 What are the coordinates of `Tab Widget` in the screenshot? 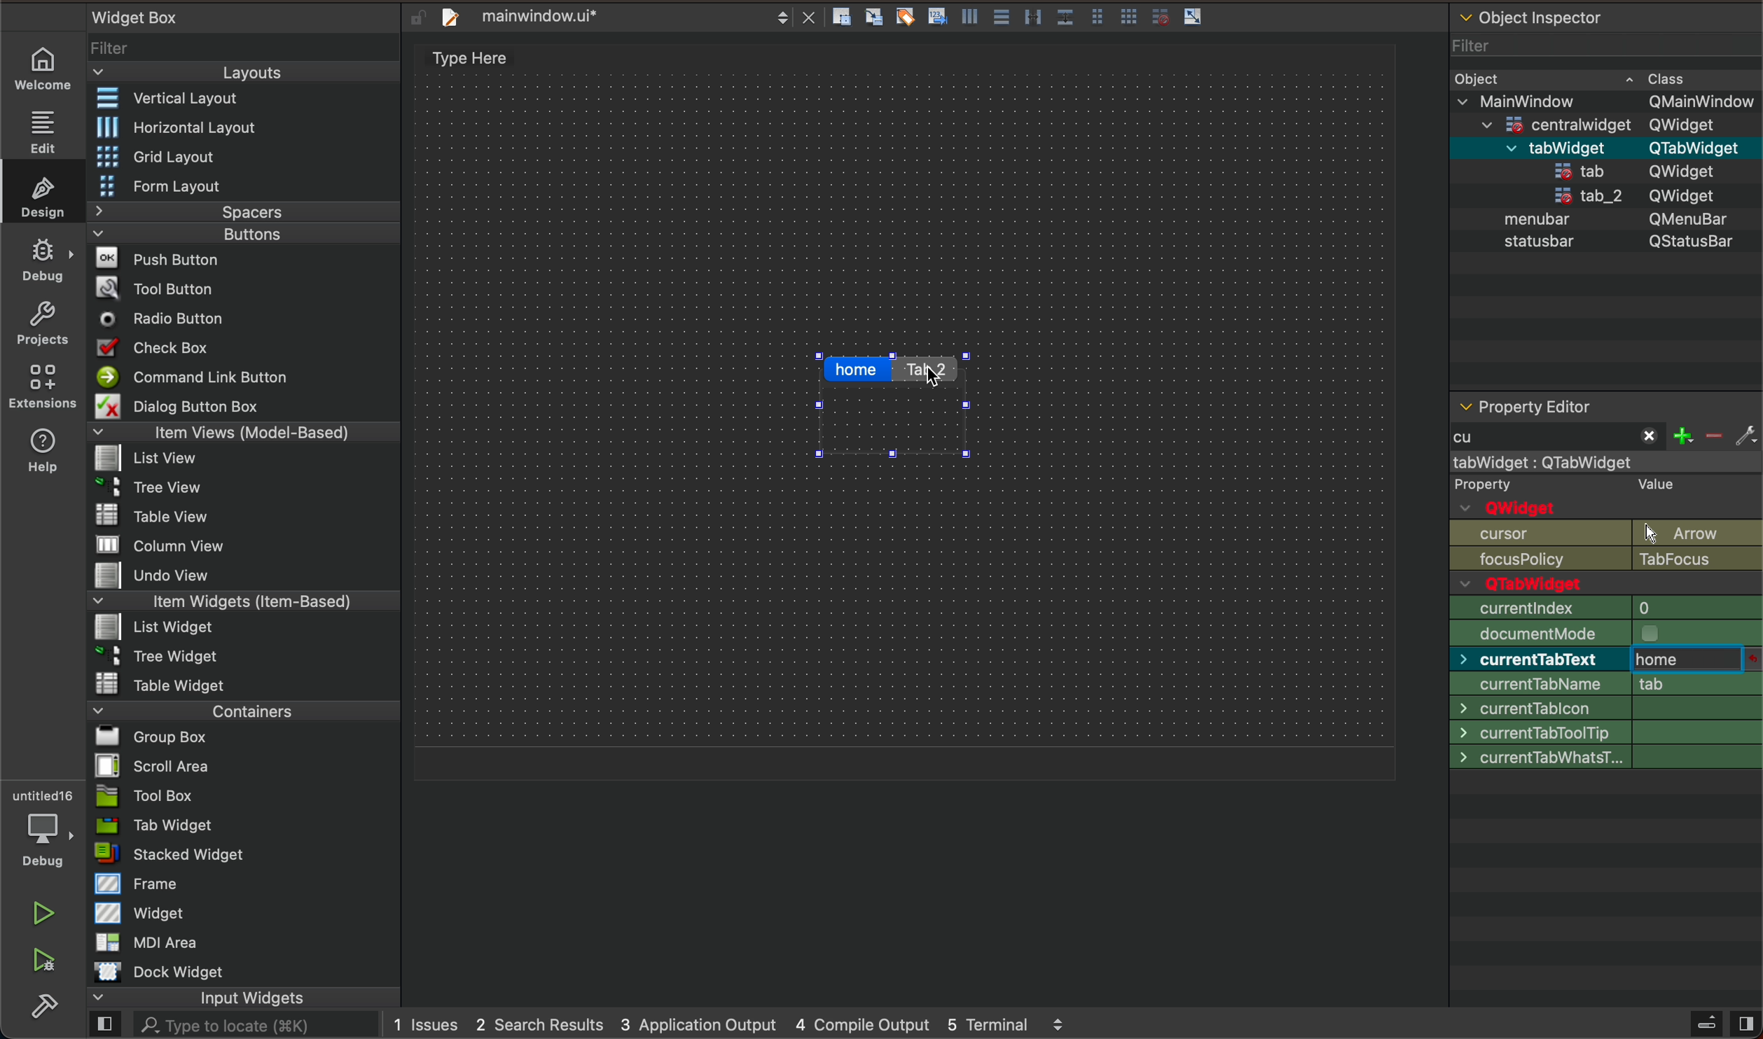 It's located at (159, 824).